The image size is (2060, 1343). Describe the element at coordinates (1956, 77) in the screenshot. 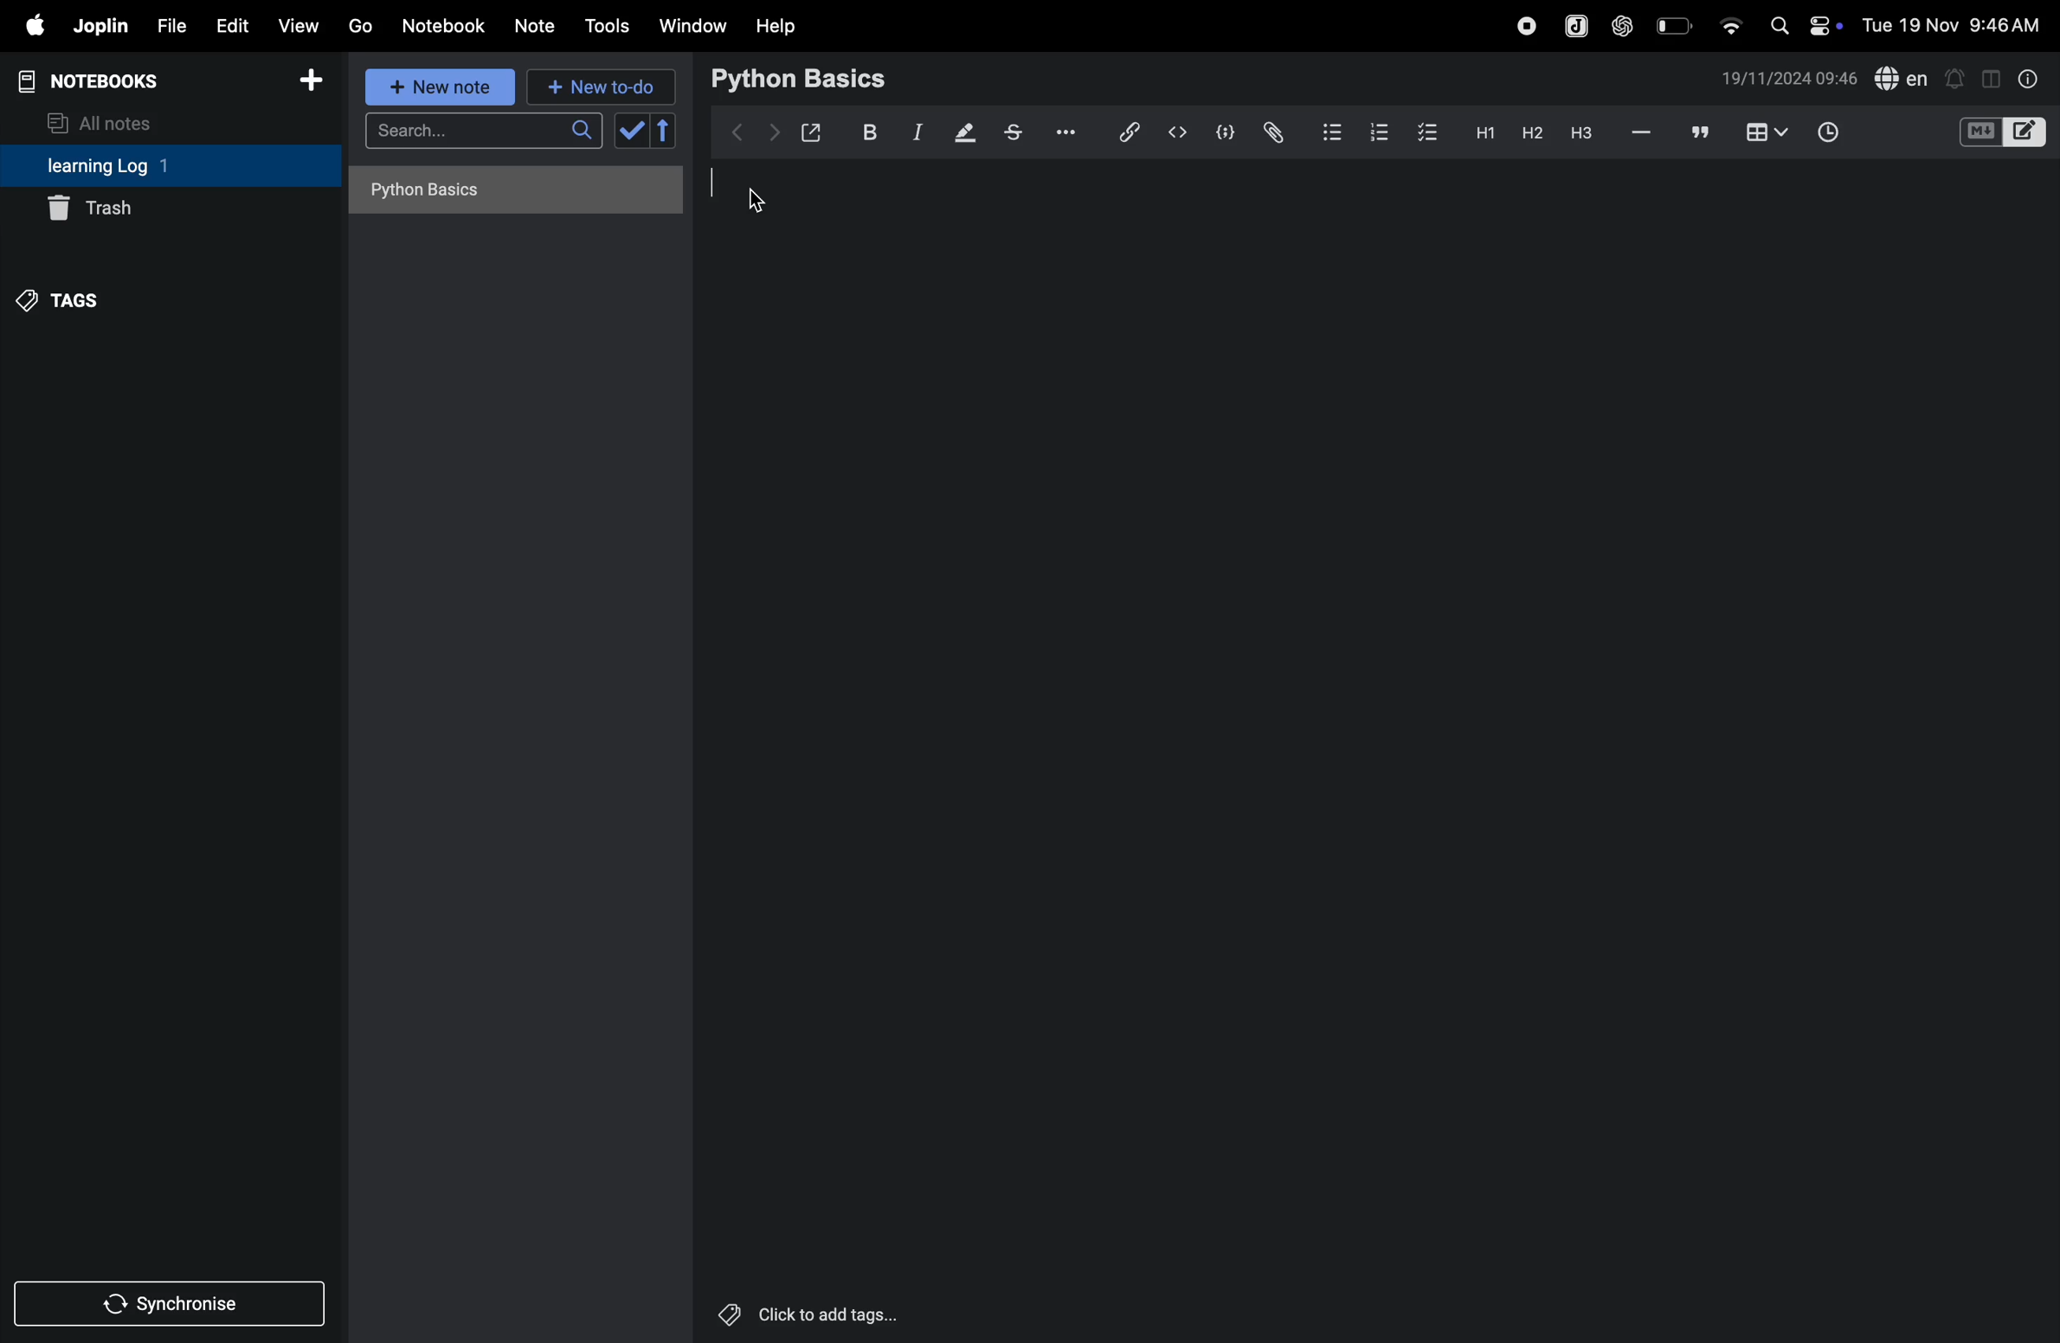

I see `alert` at that location.